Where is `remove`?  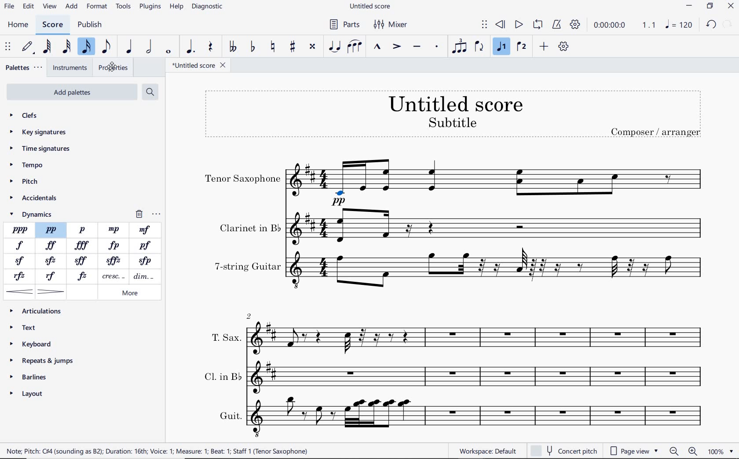 remove is located at coordinates (147, 214).